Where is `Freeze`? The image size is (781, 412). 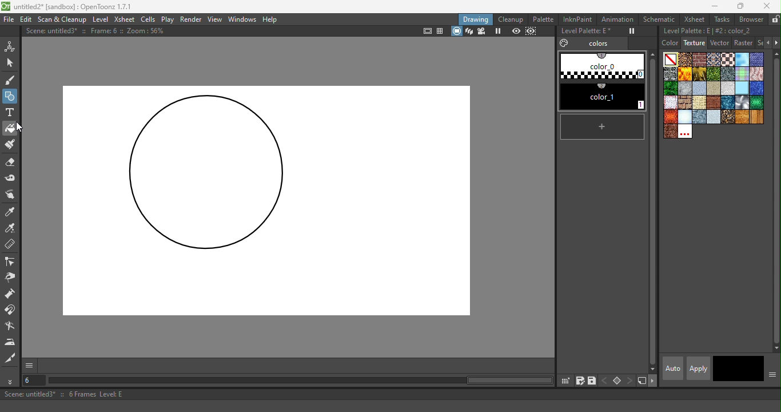
Freeze is located at coordinates (628, 31).